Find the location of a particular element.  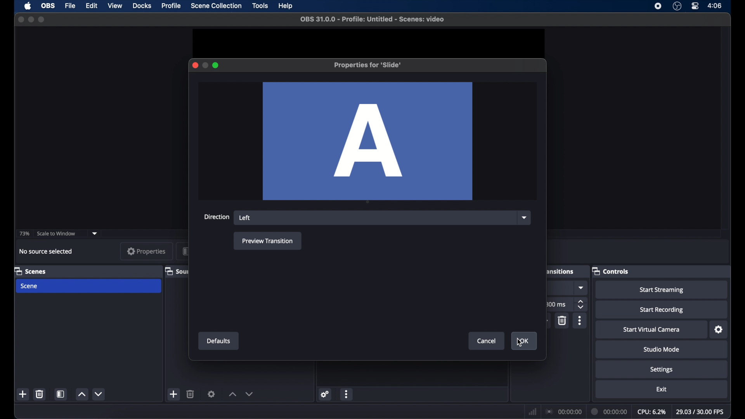

screen recorder icon is located at coordinates (657, 6).